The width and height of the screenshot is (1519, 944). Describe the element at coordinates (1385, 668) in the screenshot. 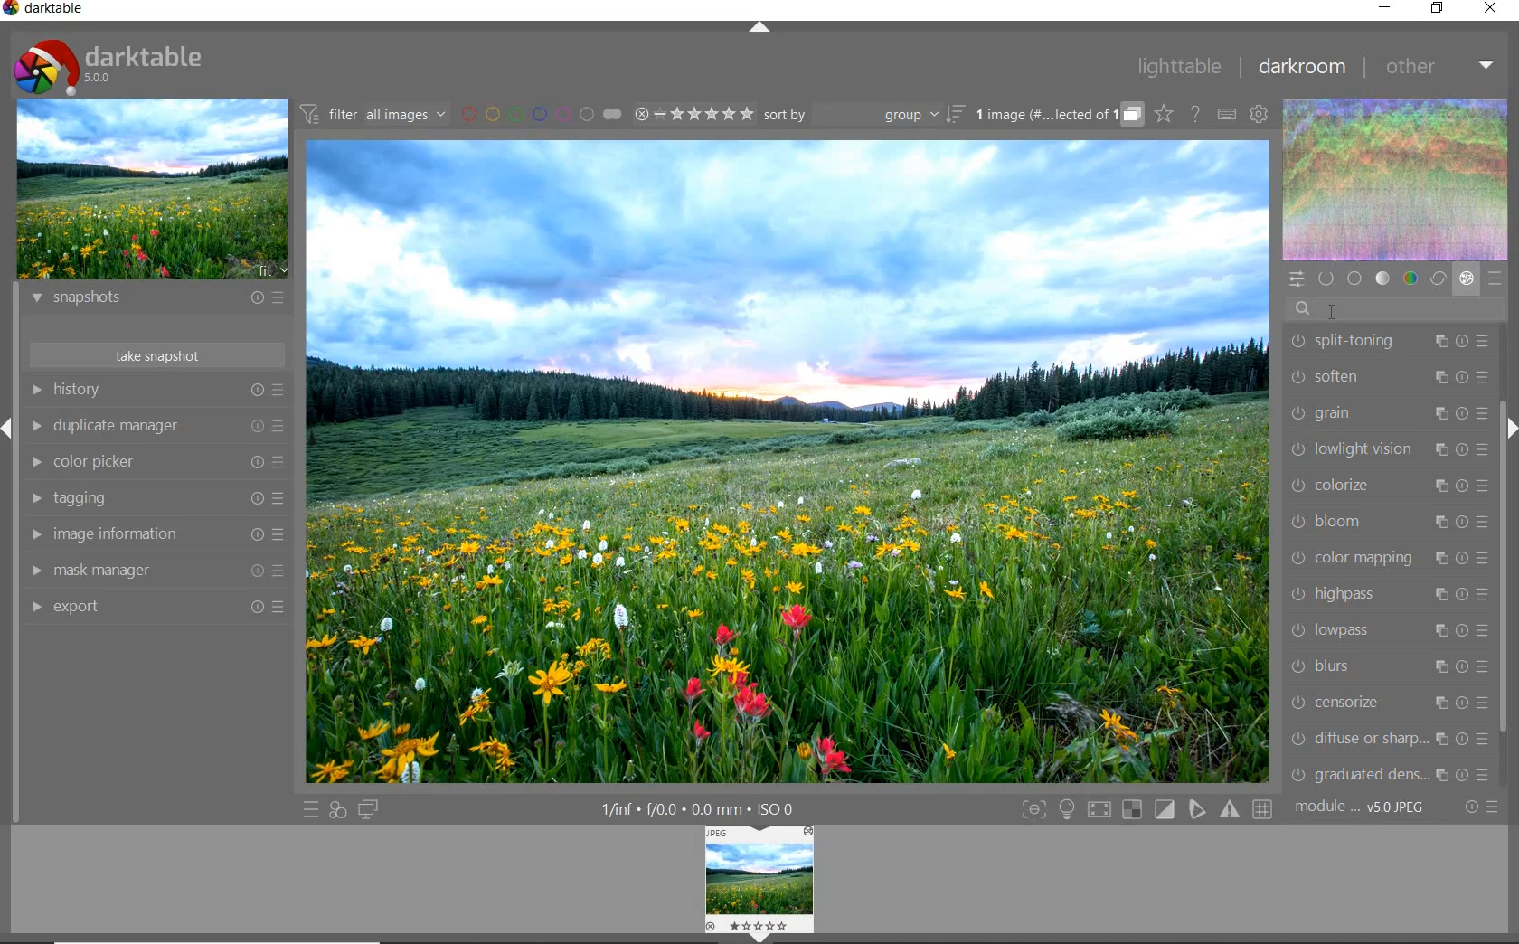

I see `blurs` at that location.